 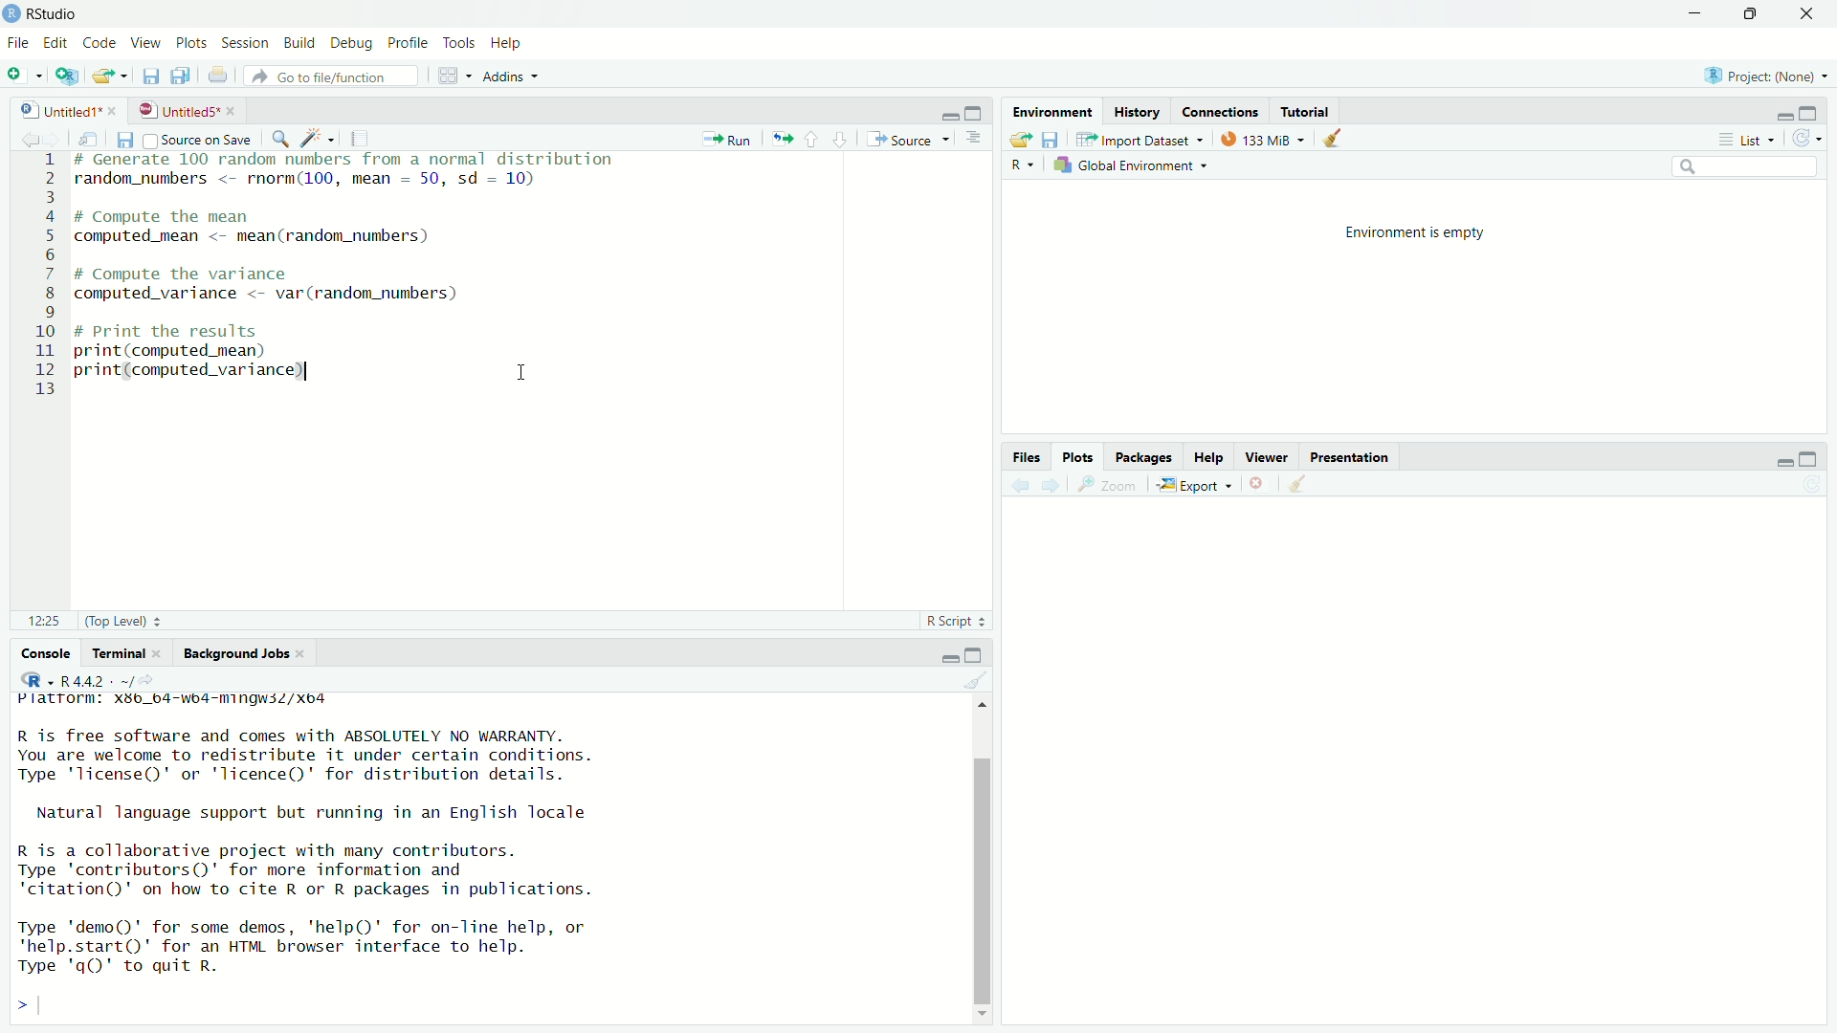 I want to click on import dataset, so click(x=1145, y=137).